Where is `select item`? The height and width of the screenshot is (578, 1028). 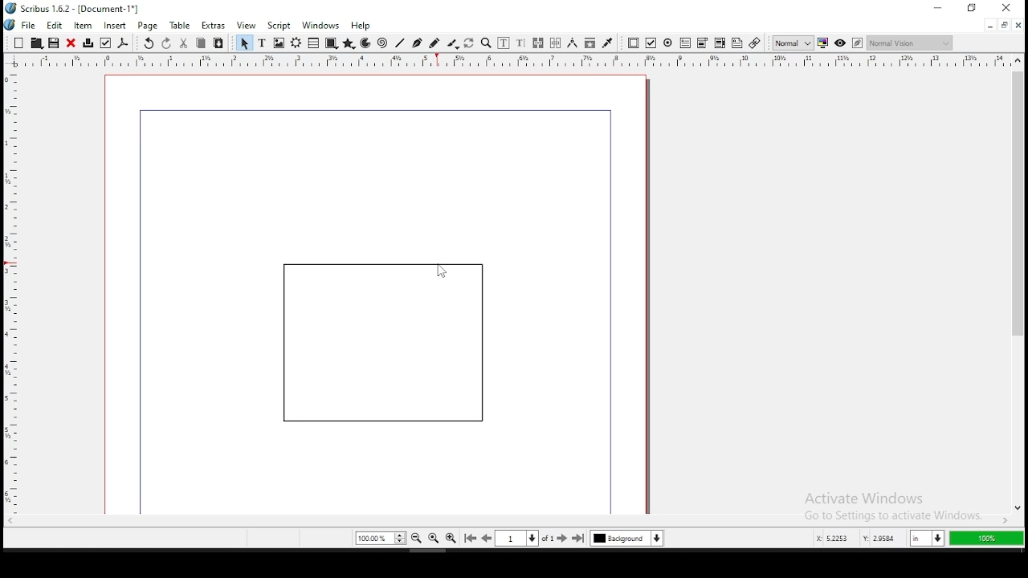 select item is located at coordinates (244, 43).